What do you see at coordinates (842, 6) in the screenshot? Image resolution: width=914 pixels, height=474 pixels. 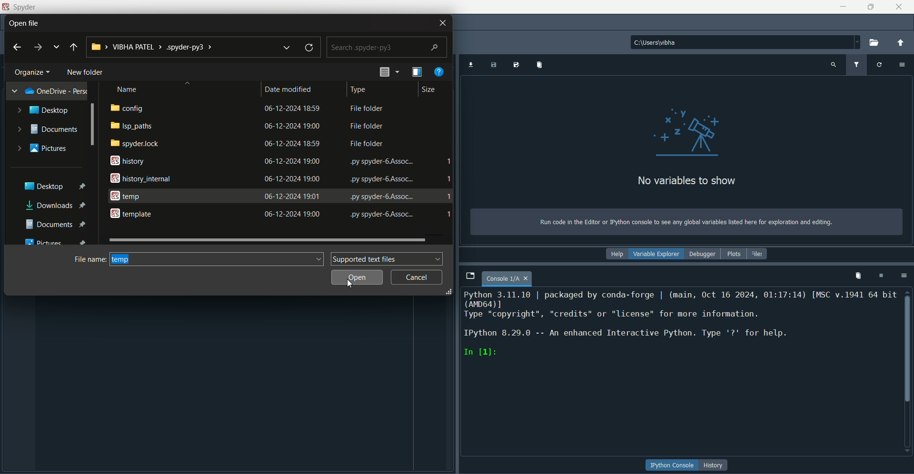 I see `minimize` at bounding box center [842, 6].